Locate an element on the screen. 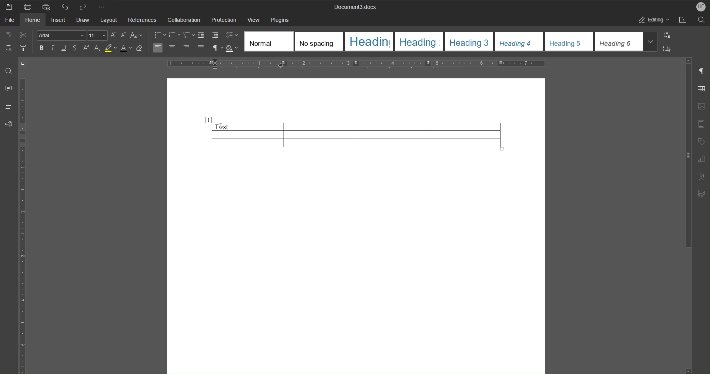 This screenshot has height=374, width=710. Plugins is located at coordinates (281, 19).